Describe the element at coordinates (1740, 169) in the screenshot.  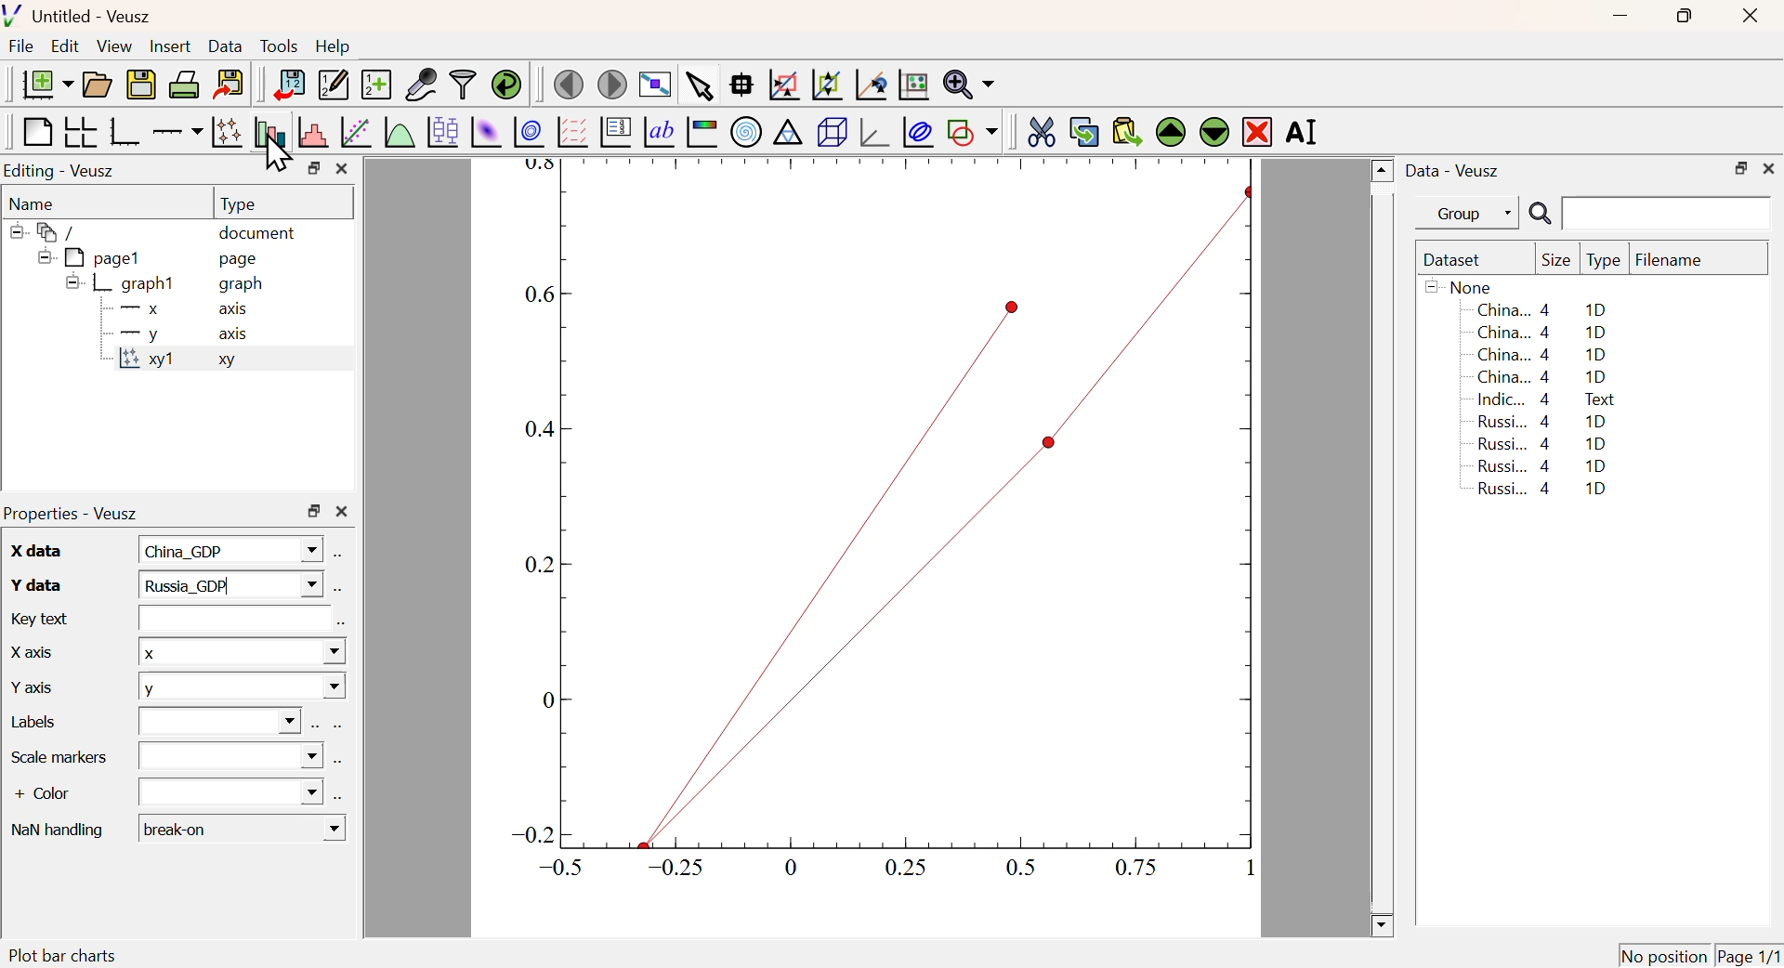
I see `Restore Down` at that location.